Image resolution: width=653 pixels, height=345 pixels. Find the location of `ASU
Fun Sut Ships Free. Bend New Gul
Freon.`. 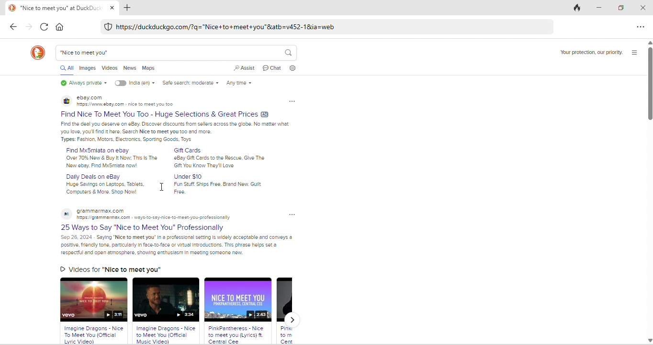

ASU
Fun Sut Ships Free. Bend New Gul
Freon. is located at coordinates (221, 188).